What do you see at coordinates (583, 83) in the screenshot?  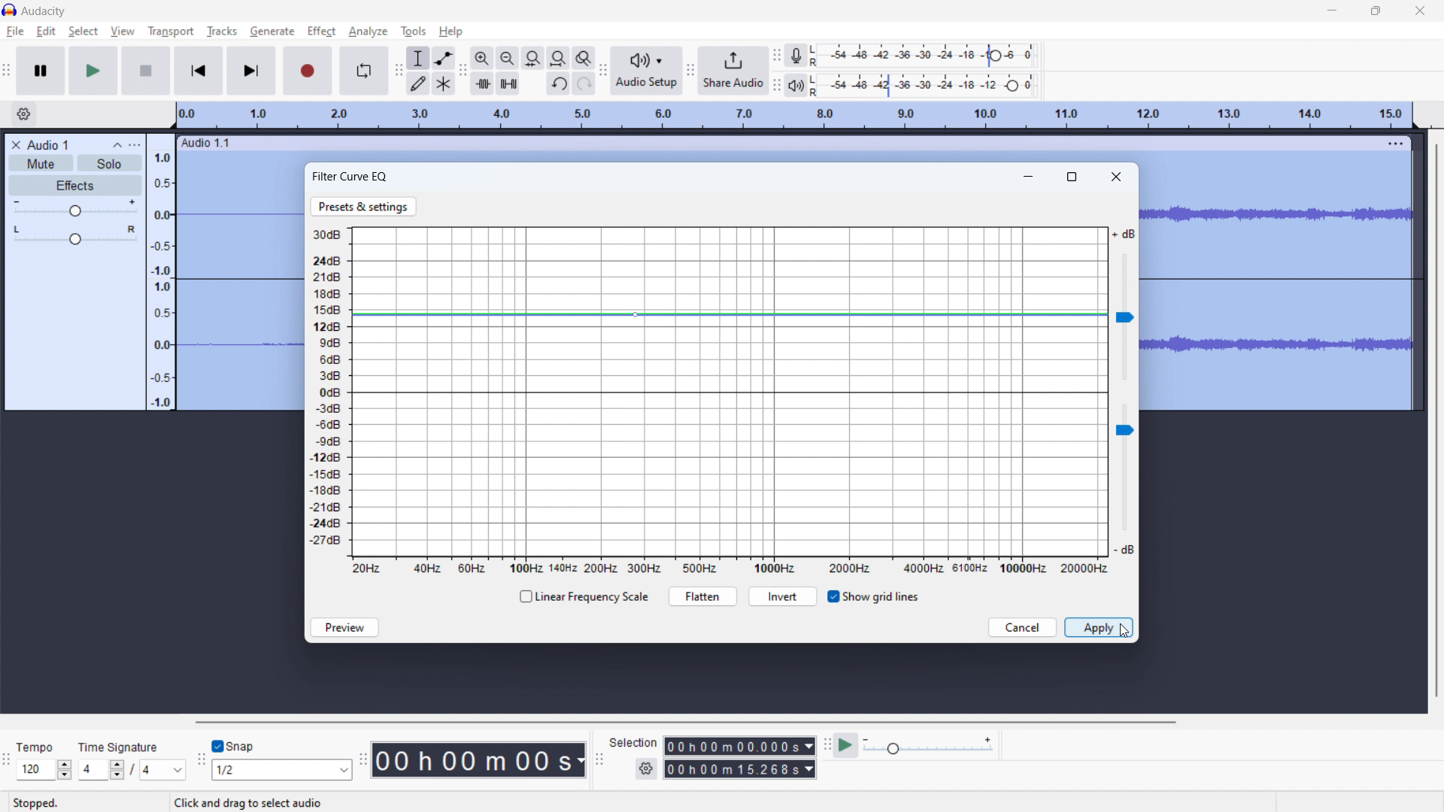 I see `redo` at bounding box center [583, 83].